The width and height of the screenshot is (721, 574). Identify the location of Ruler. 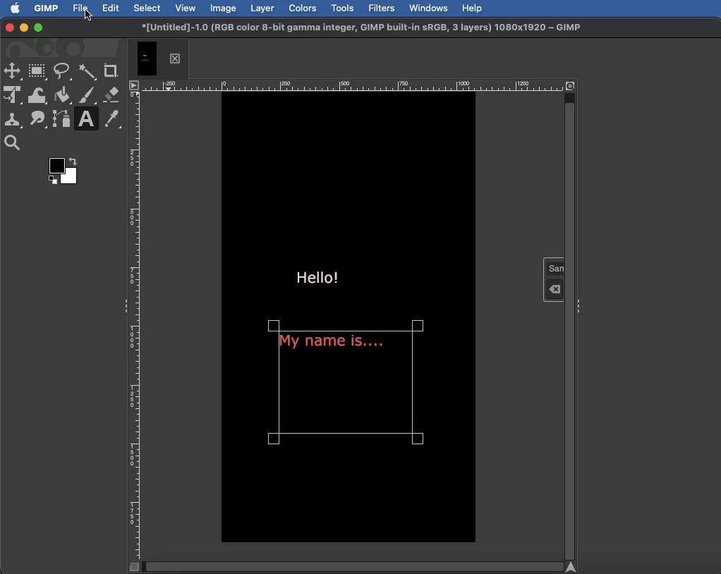
(135, 326).